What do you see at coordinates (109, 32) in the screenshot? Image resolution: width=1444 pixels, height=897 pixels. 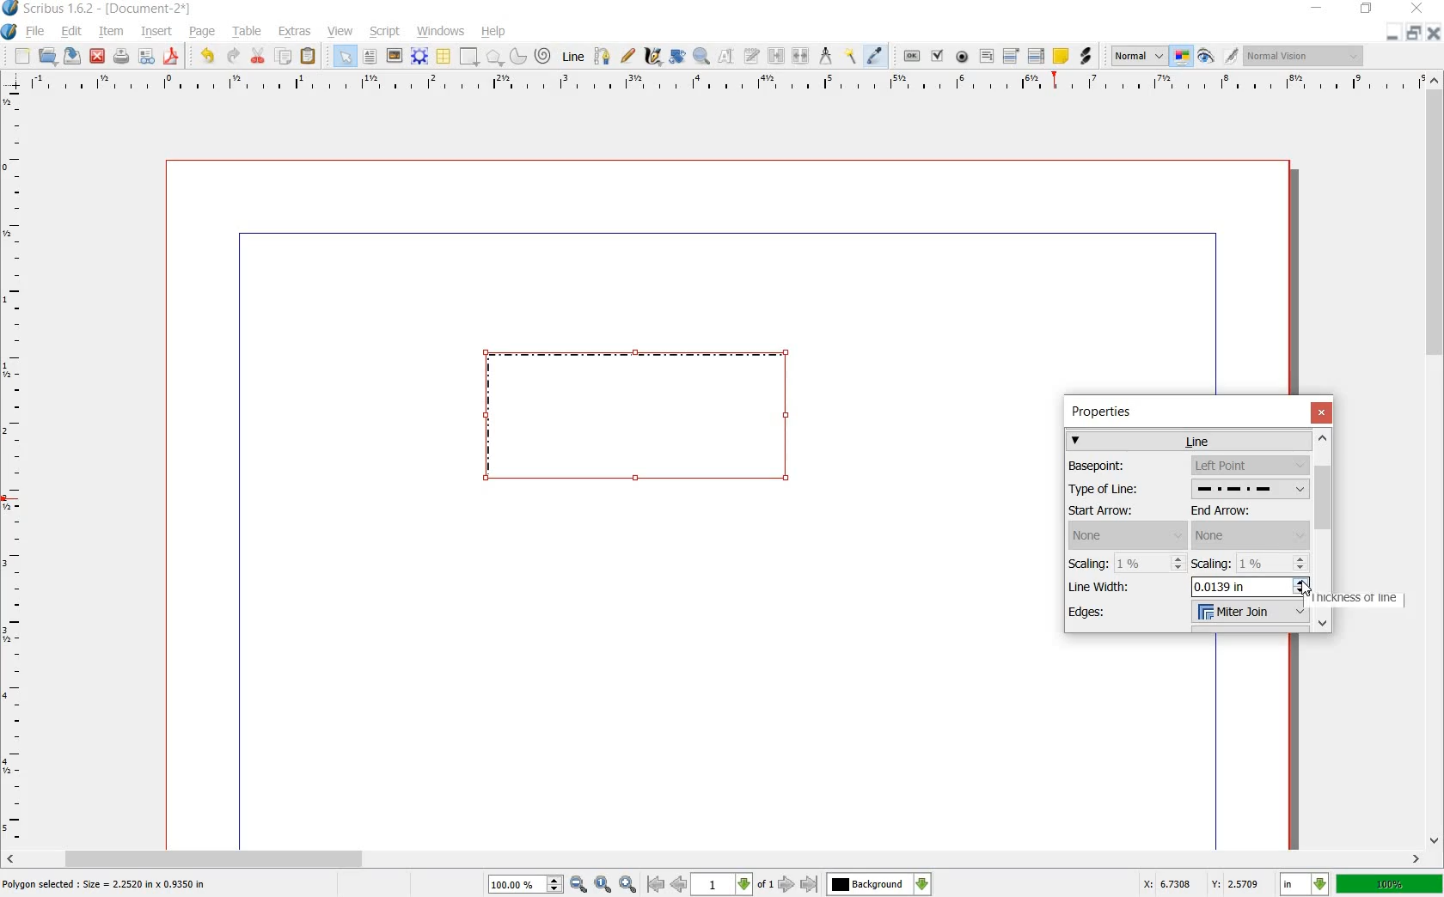 I see `ITEM` at bounding box center [109, 32].